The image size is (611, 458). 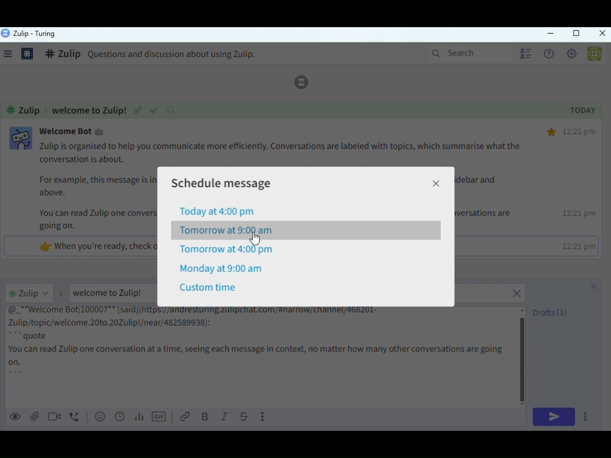 I want to click on Zulip, so click(x=29, y=34).